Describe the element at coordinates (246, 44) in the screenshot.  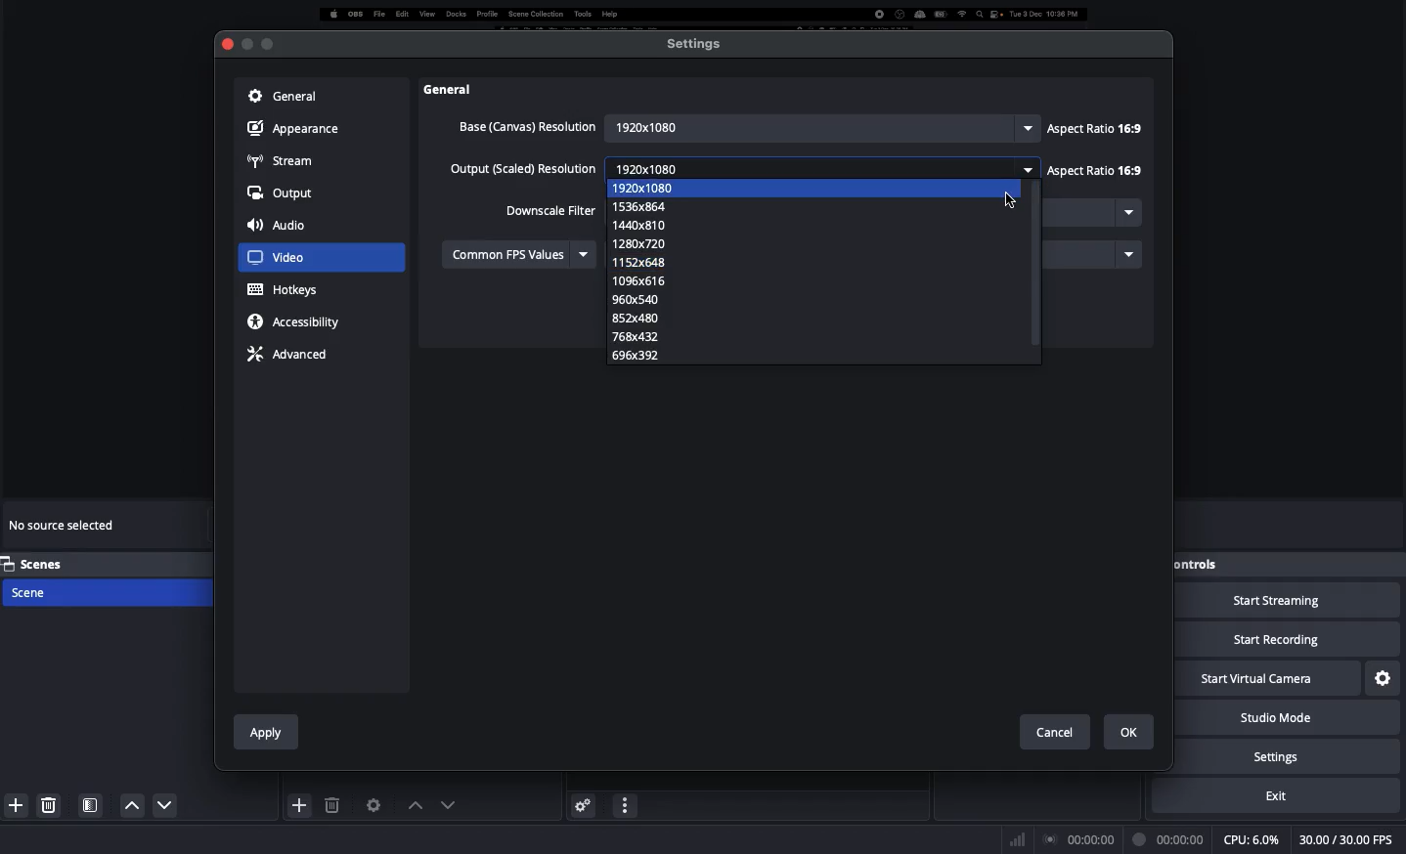
I see `Button` at that location.